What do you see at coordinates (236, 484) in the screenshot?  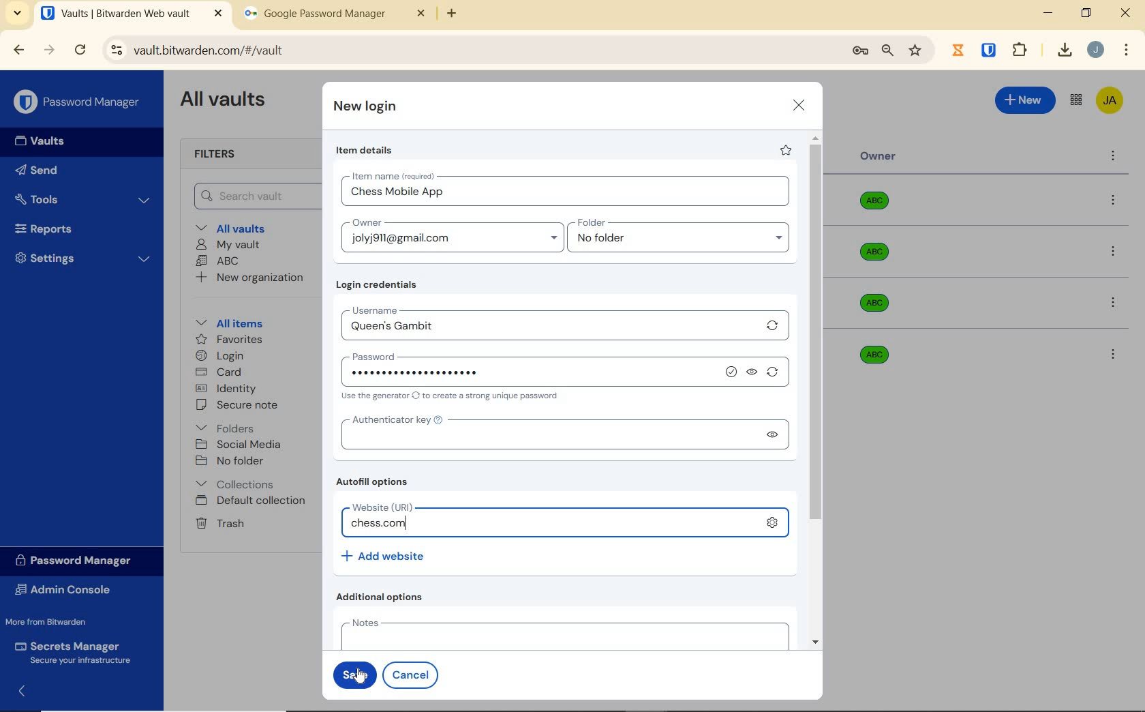 I see `collection` at bounding box center [236, 484].